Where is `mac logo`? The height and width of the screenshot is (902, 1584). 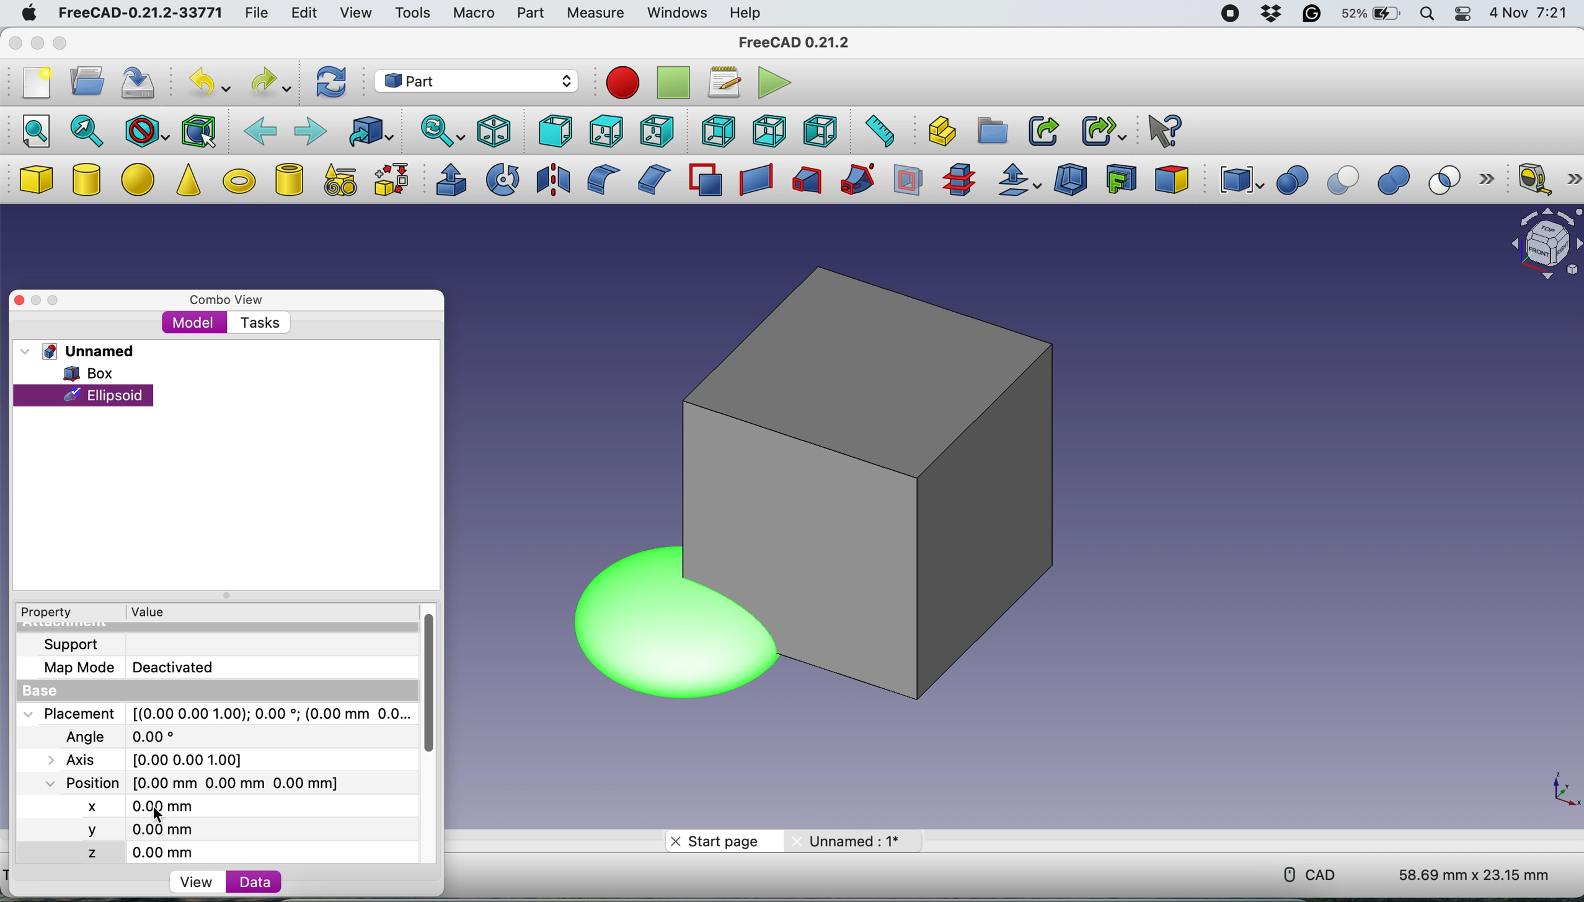 mac logo is located at coordinates (26, 14).